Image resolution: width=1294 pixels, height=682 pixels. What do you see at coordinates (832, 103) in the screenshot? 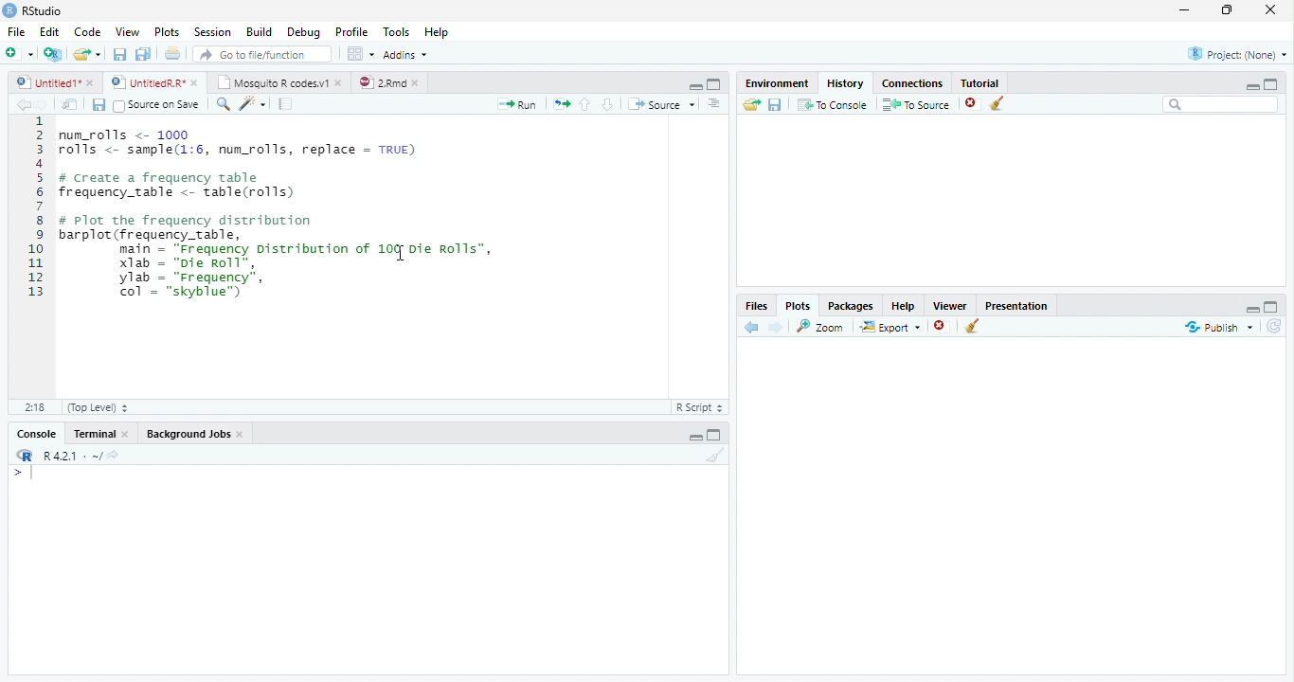
I see `T0 Console` at bounding box center [832, 103].